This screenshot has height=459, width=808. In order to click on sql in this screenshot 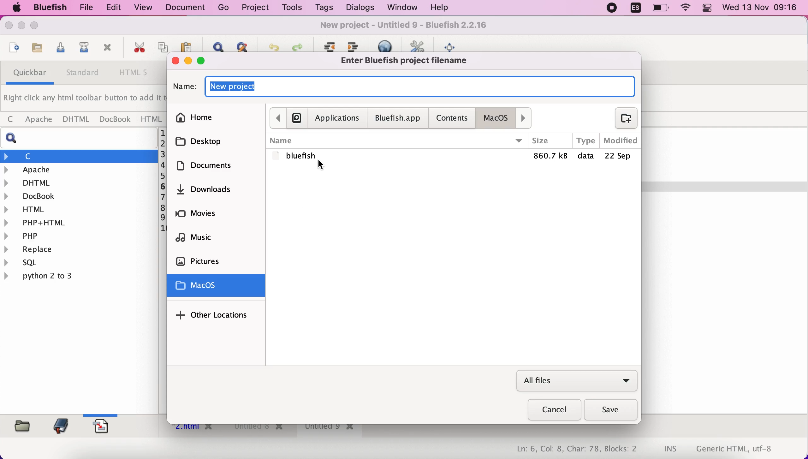, I will do `click(25, 264)`.